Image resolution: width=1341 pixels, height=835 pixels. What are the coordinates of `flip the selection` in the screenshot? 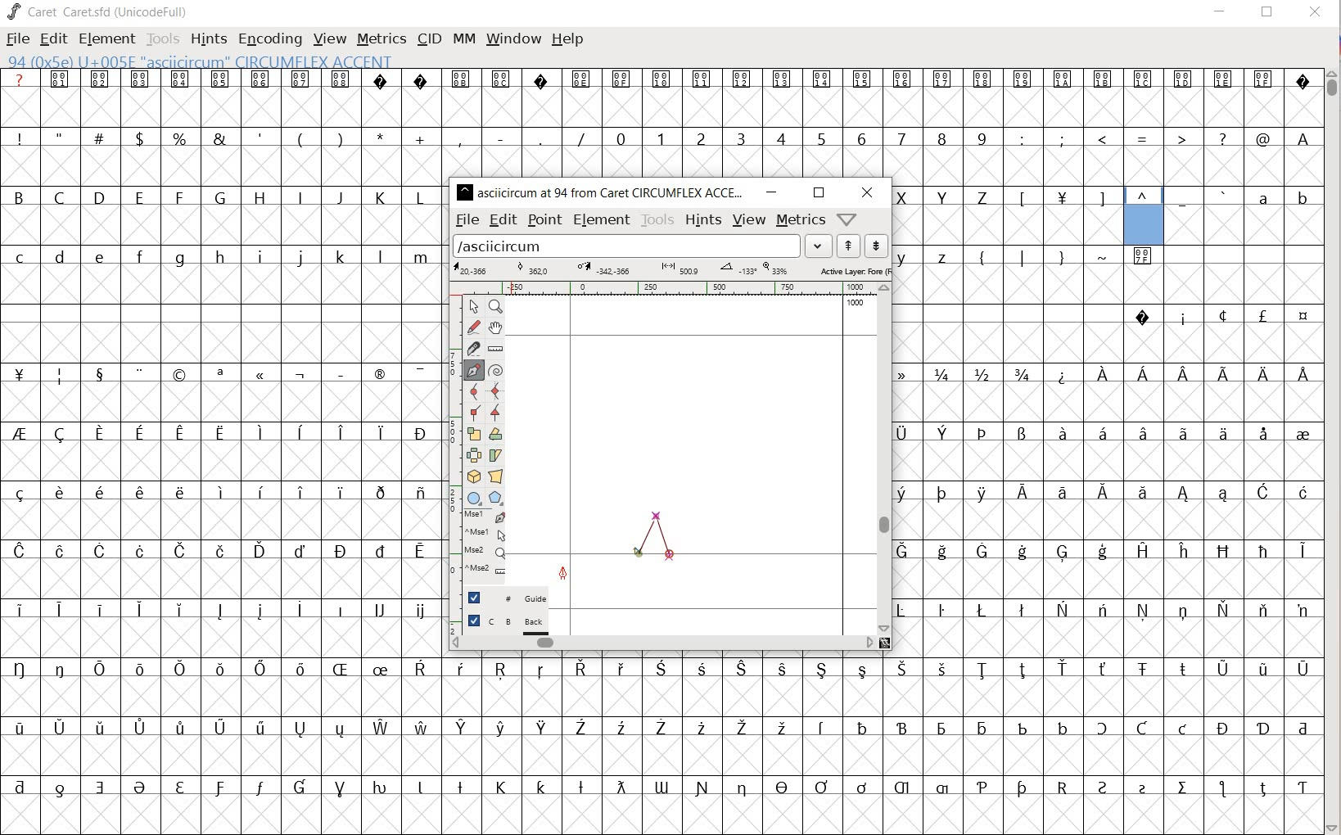 It's located at (473, 455).